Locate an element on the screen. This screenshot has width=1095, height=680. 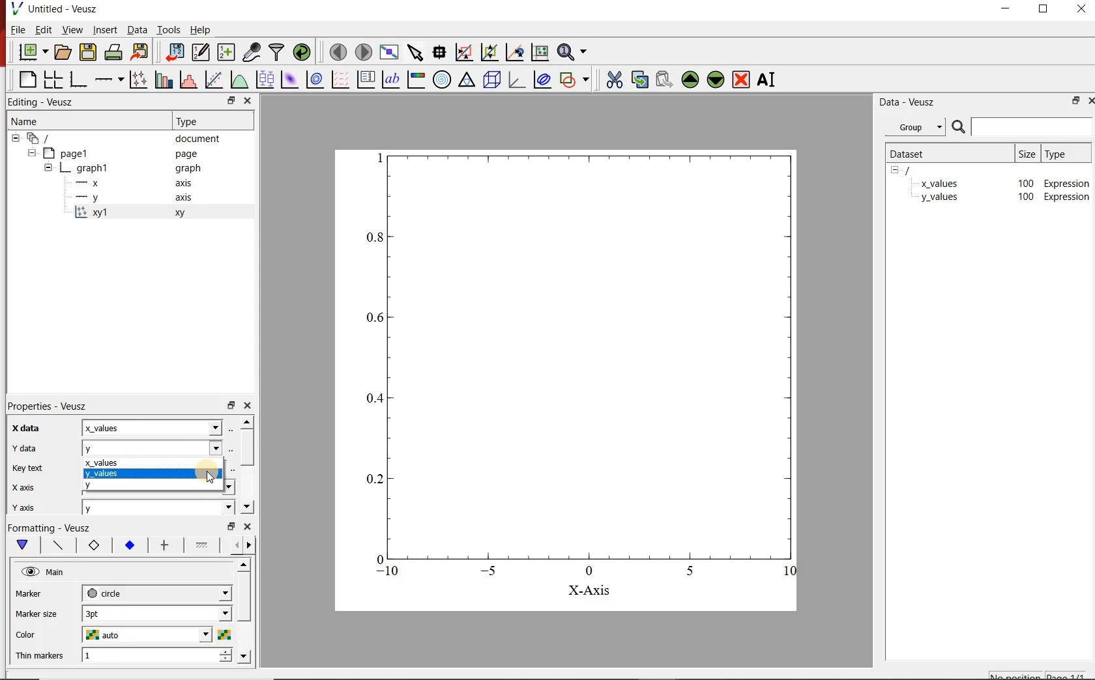
x_values is located at coordinates (154, 462).